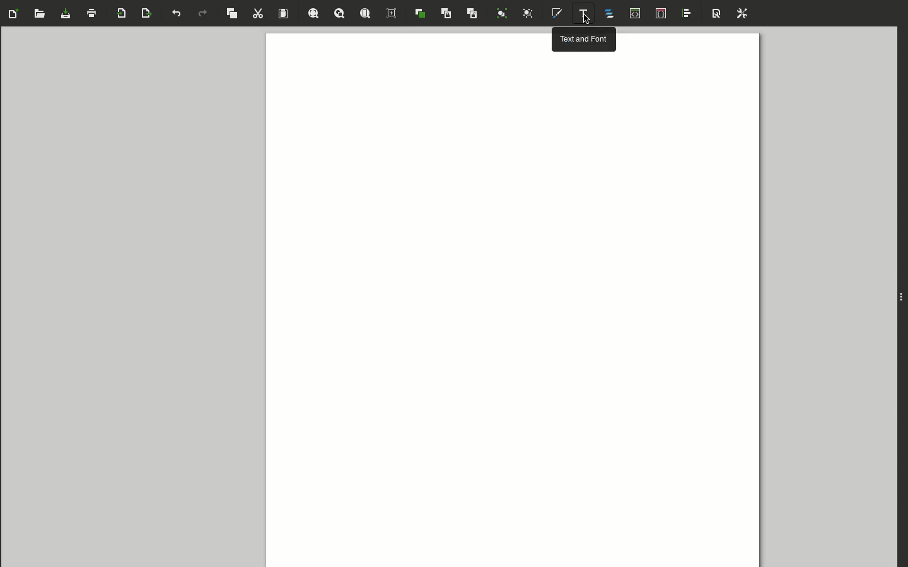  Describe the element at coordinates (636, 15) in the screenshot. I see `XML editor` at that location.